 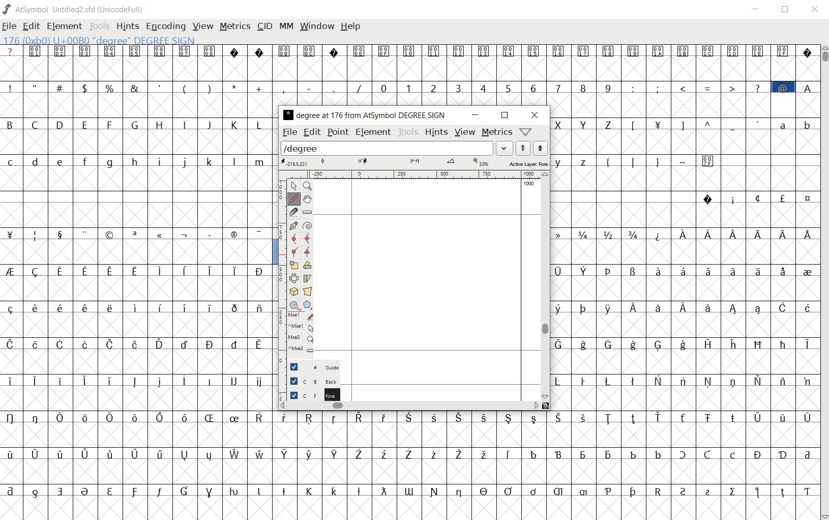 What do you see at coordinates (293, 253) in the screenshot?
I see `Add a corner point` at bounding box center [293, 253].